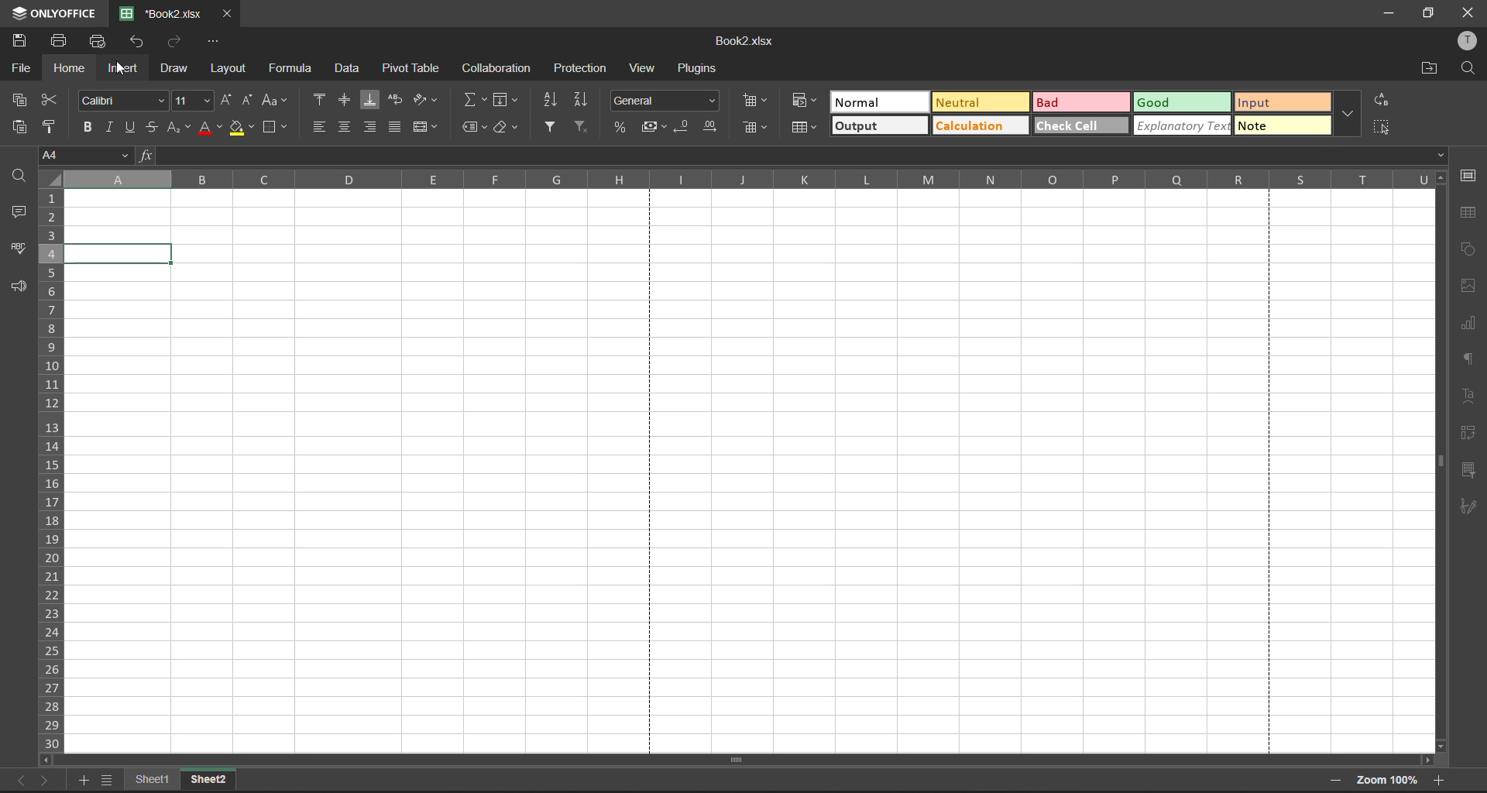  I want to click on decrement size, so click(247, 100).